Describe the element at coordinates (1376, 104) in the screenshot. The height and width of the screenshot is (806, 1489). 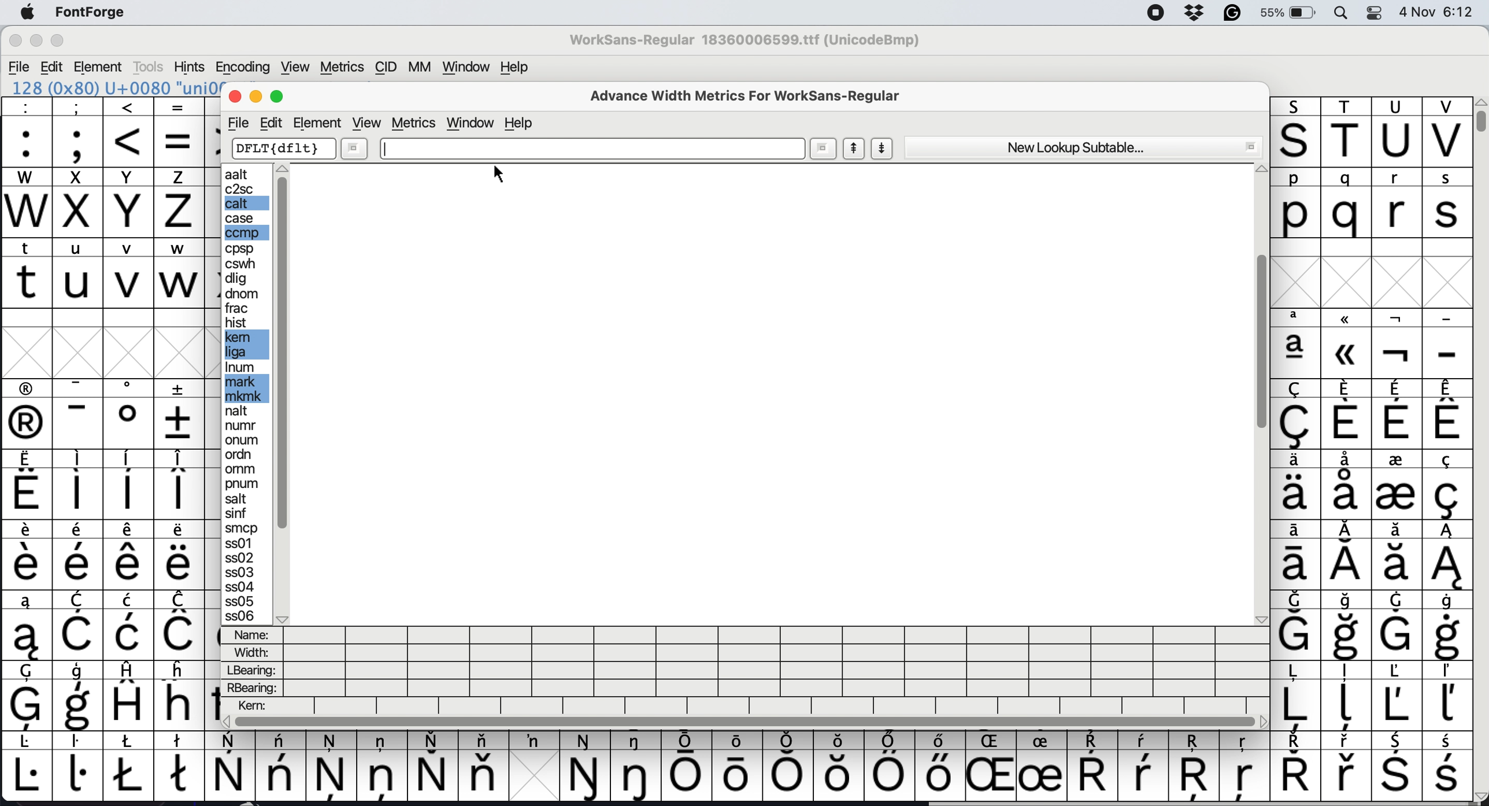
I see `uppercase letters` at that location.